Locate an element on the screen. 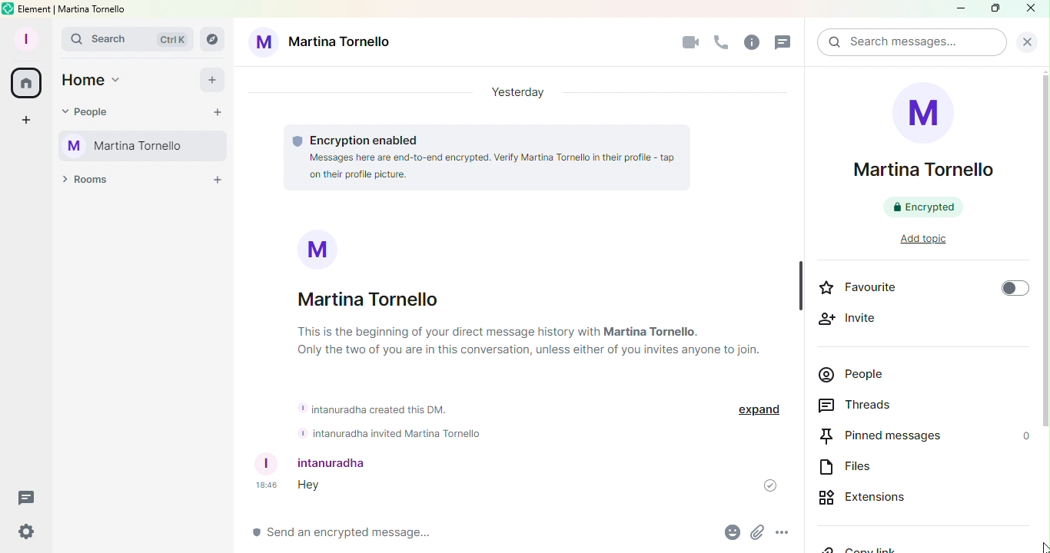  Threads is located at coordinates (30, 495).